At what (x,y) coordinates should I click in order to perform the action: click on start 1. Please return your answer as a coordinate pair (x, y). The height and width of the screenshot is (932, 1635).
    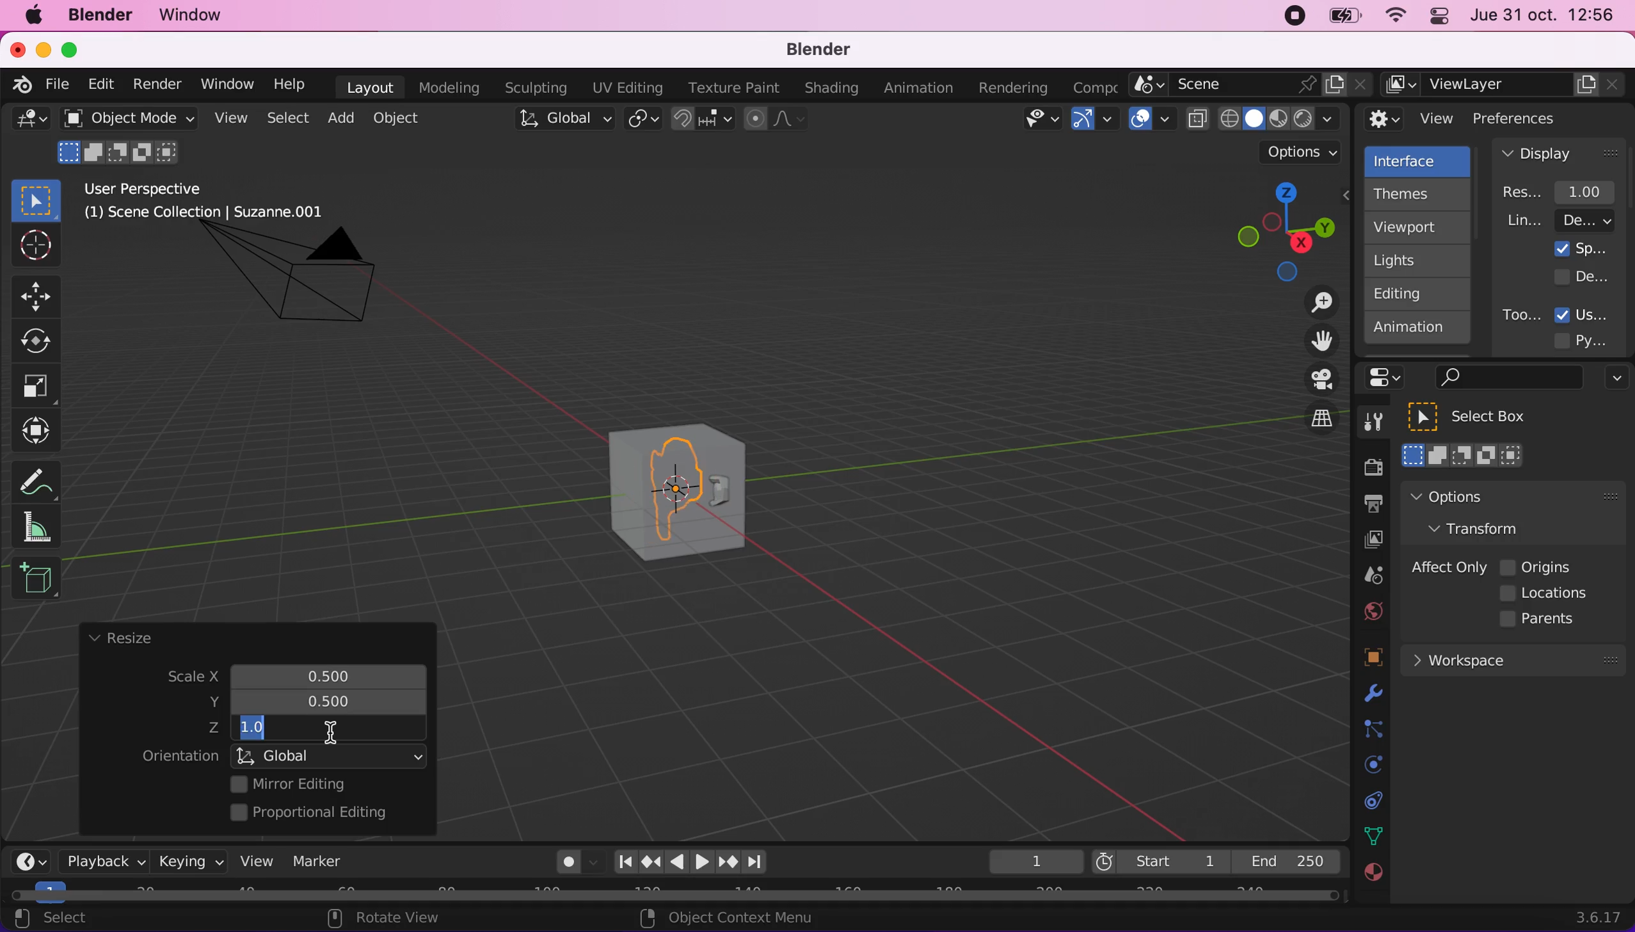
    Looking at the image, I should click on (1159, 861).